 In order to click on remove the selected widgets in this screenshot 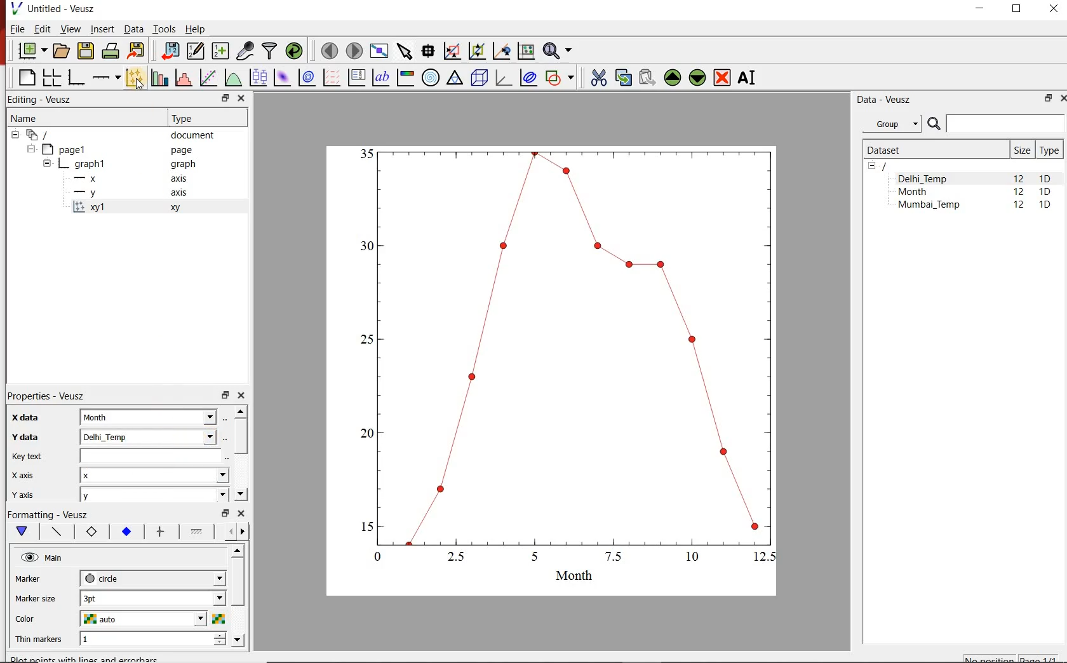, I will do `click(723, 77)`.